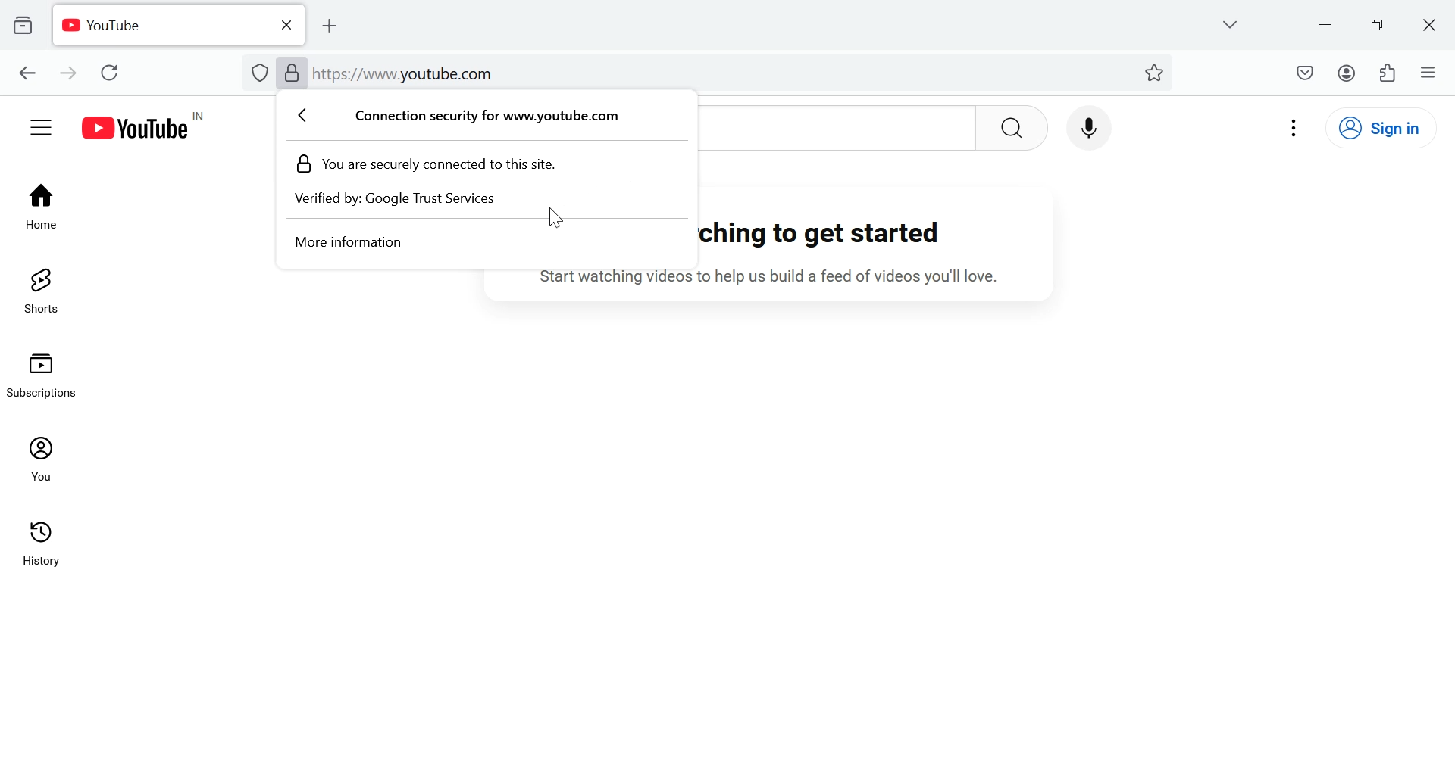 The height and width of the screenshot is (763, 1455). Describe the element at coordinates (23, 25) in the screenshot. I see `View recent browsing across windows and devices` at that location.